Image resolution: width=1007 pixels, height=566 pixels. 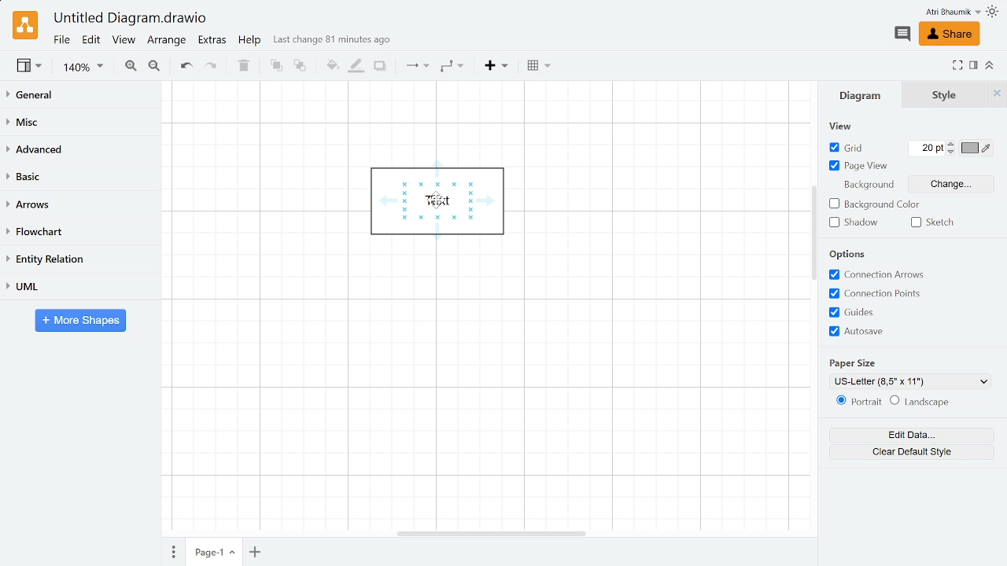 What do you see at coordinates (906, 454) in the screenshot?
I see `Clear default style` at bounding box center [906, 454].